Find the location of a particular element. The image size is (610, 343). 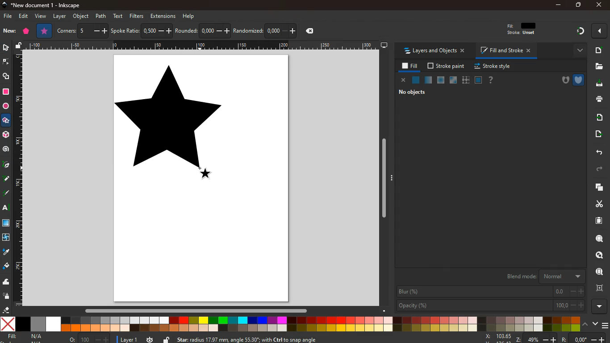

zoom is located at coordinates (542, 339).